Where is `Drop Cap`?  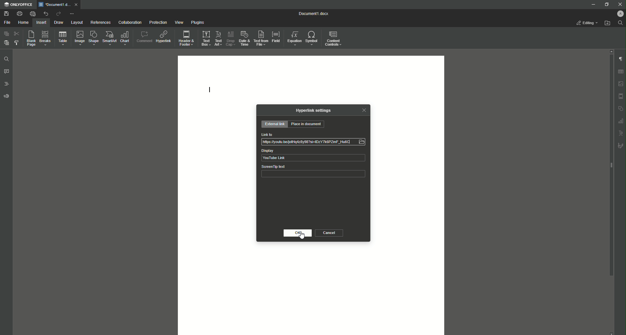 Drop Cap is located at coordinates (230, 38).